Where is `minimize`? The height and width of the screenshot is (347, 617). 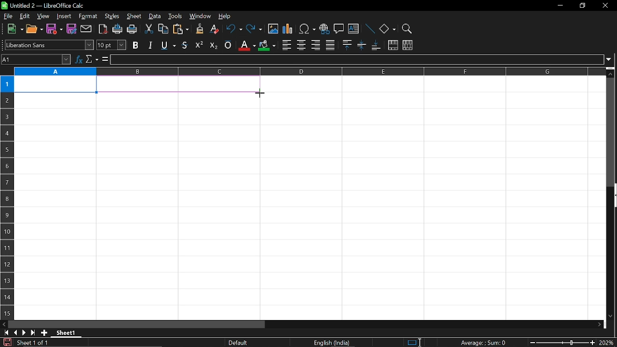 minimize is located at coordinates (560, 5).